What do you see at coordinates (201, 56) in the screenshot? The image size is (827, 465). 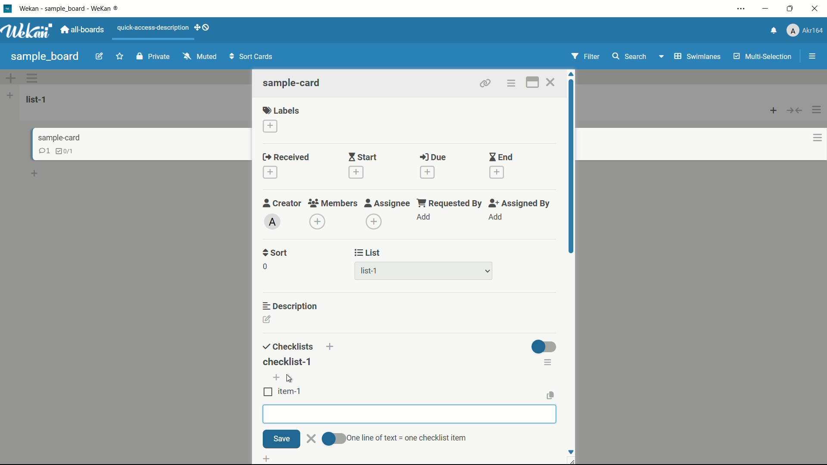 I see ` Muted` at bounding box center [201, 56].